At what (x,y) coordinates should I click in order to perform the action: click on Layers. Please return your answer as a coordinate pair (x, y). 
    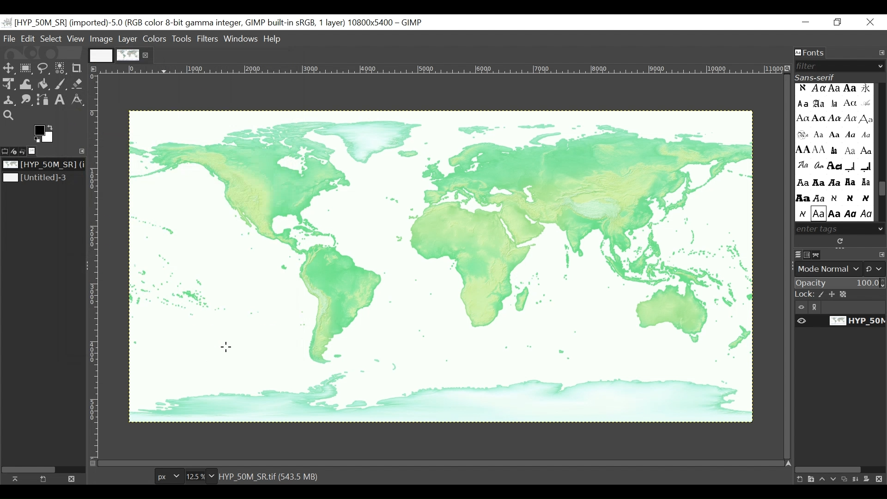
    Looking at the image, I should click on (798, 255).